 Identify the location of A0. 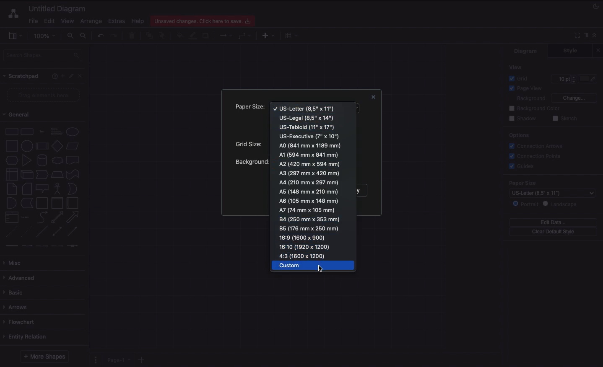
(311, 145).